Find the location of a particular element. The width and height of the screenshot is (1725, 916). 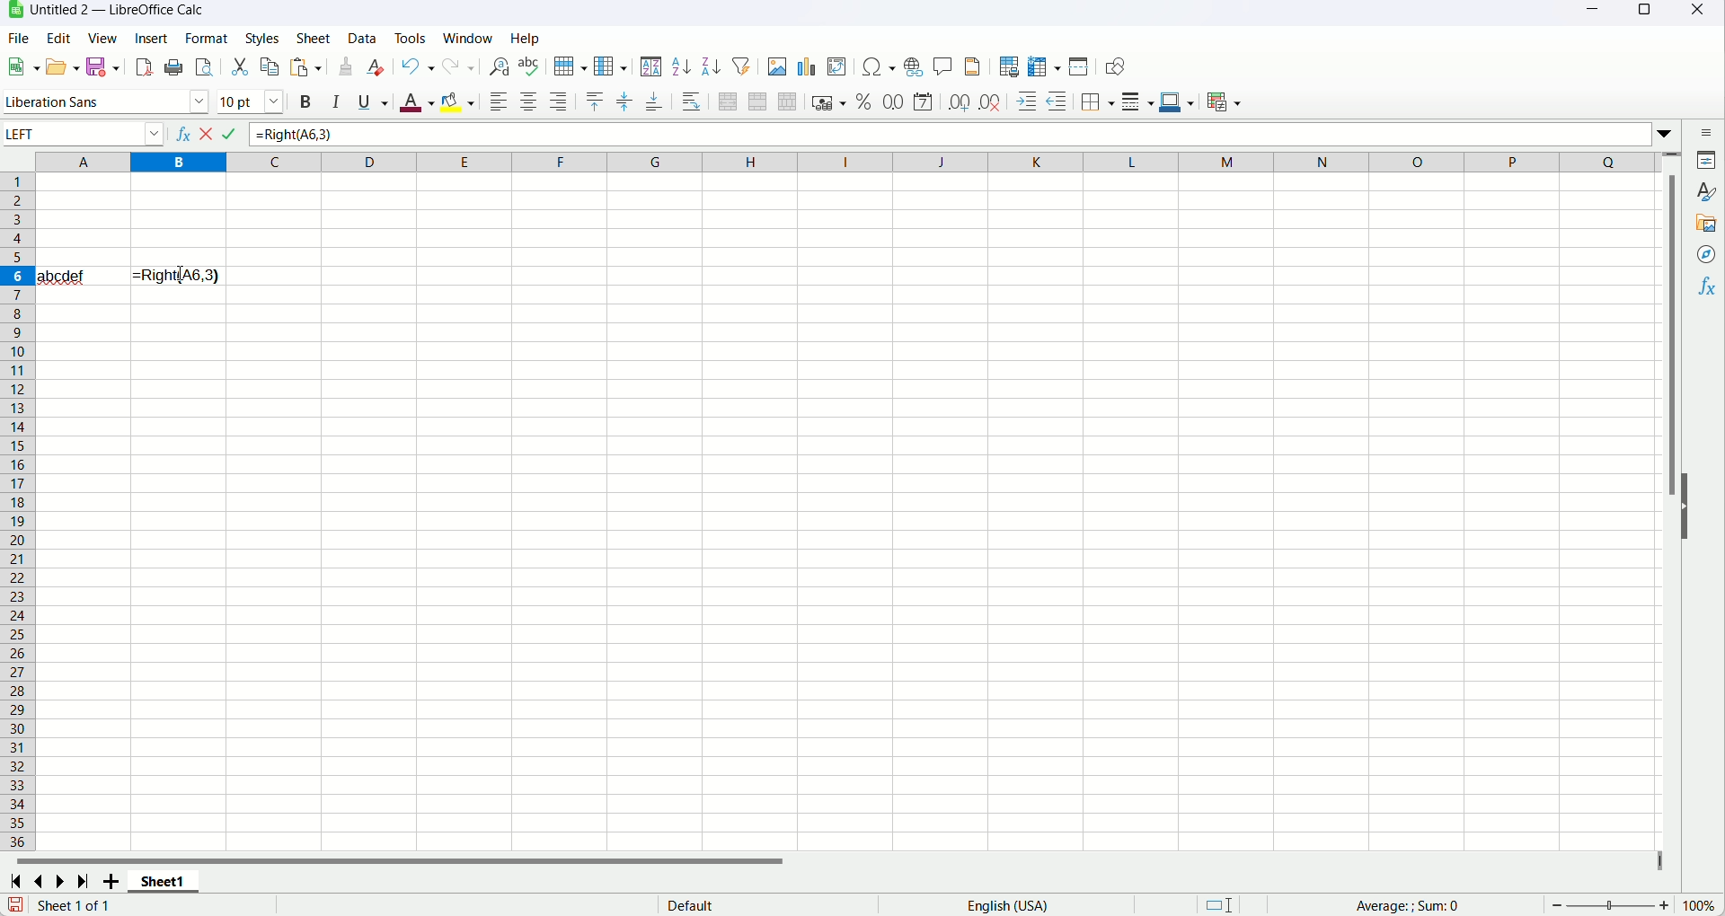

add decimal place is located at coordinates (959, 104).